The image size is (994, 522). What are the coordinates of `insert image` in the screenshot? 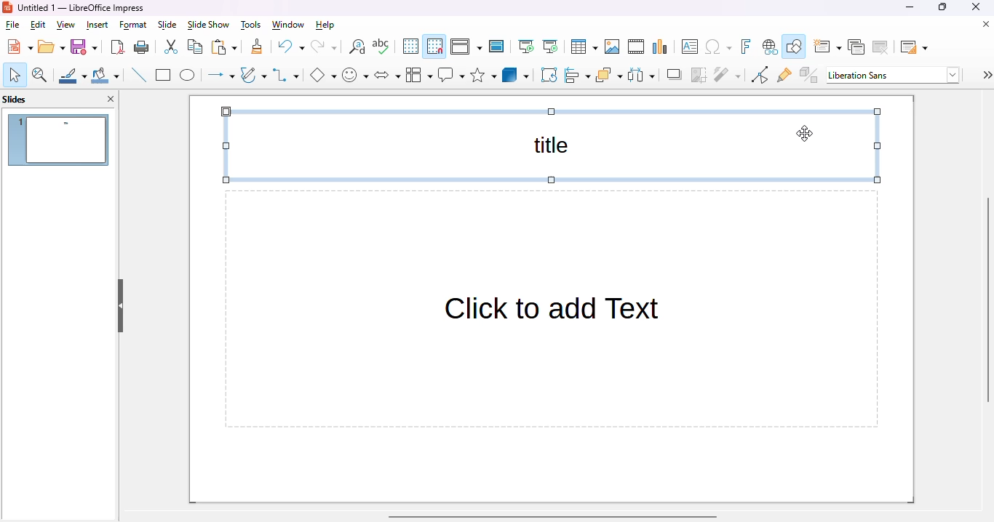 It's located at (612, 47).